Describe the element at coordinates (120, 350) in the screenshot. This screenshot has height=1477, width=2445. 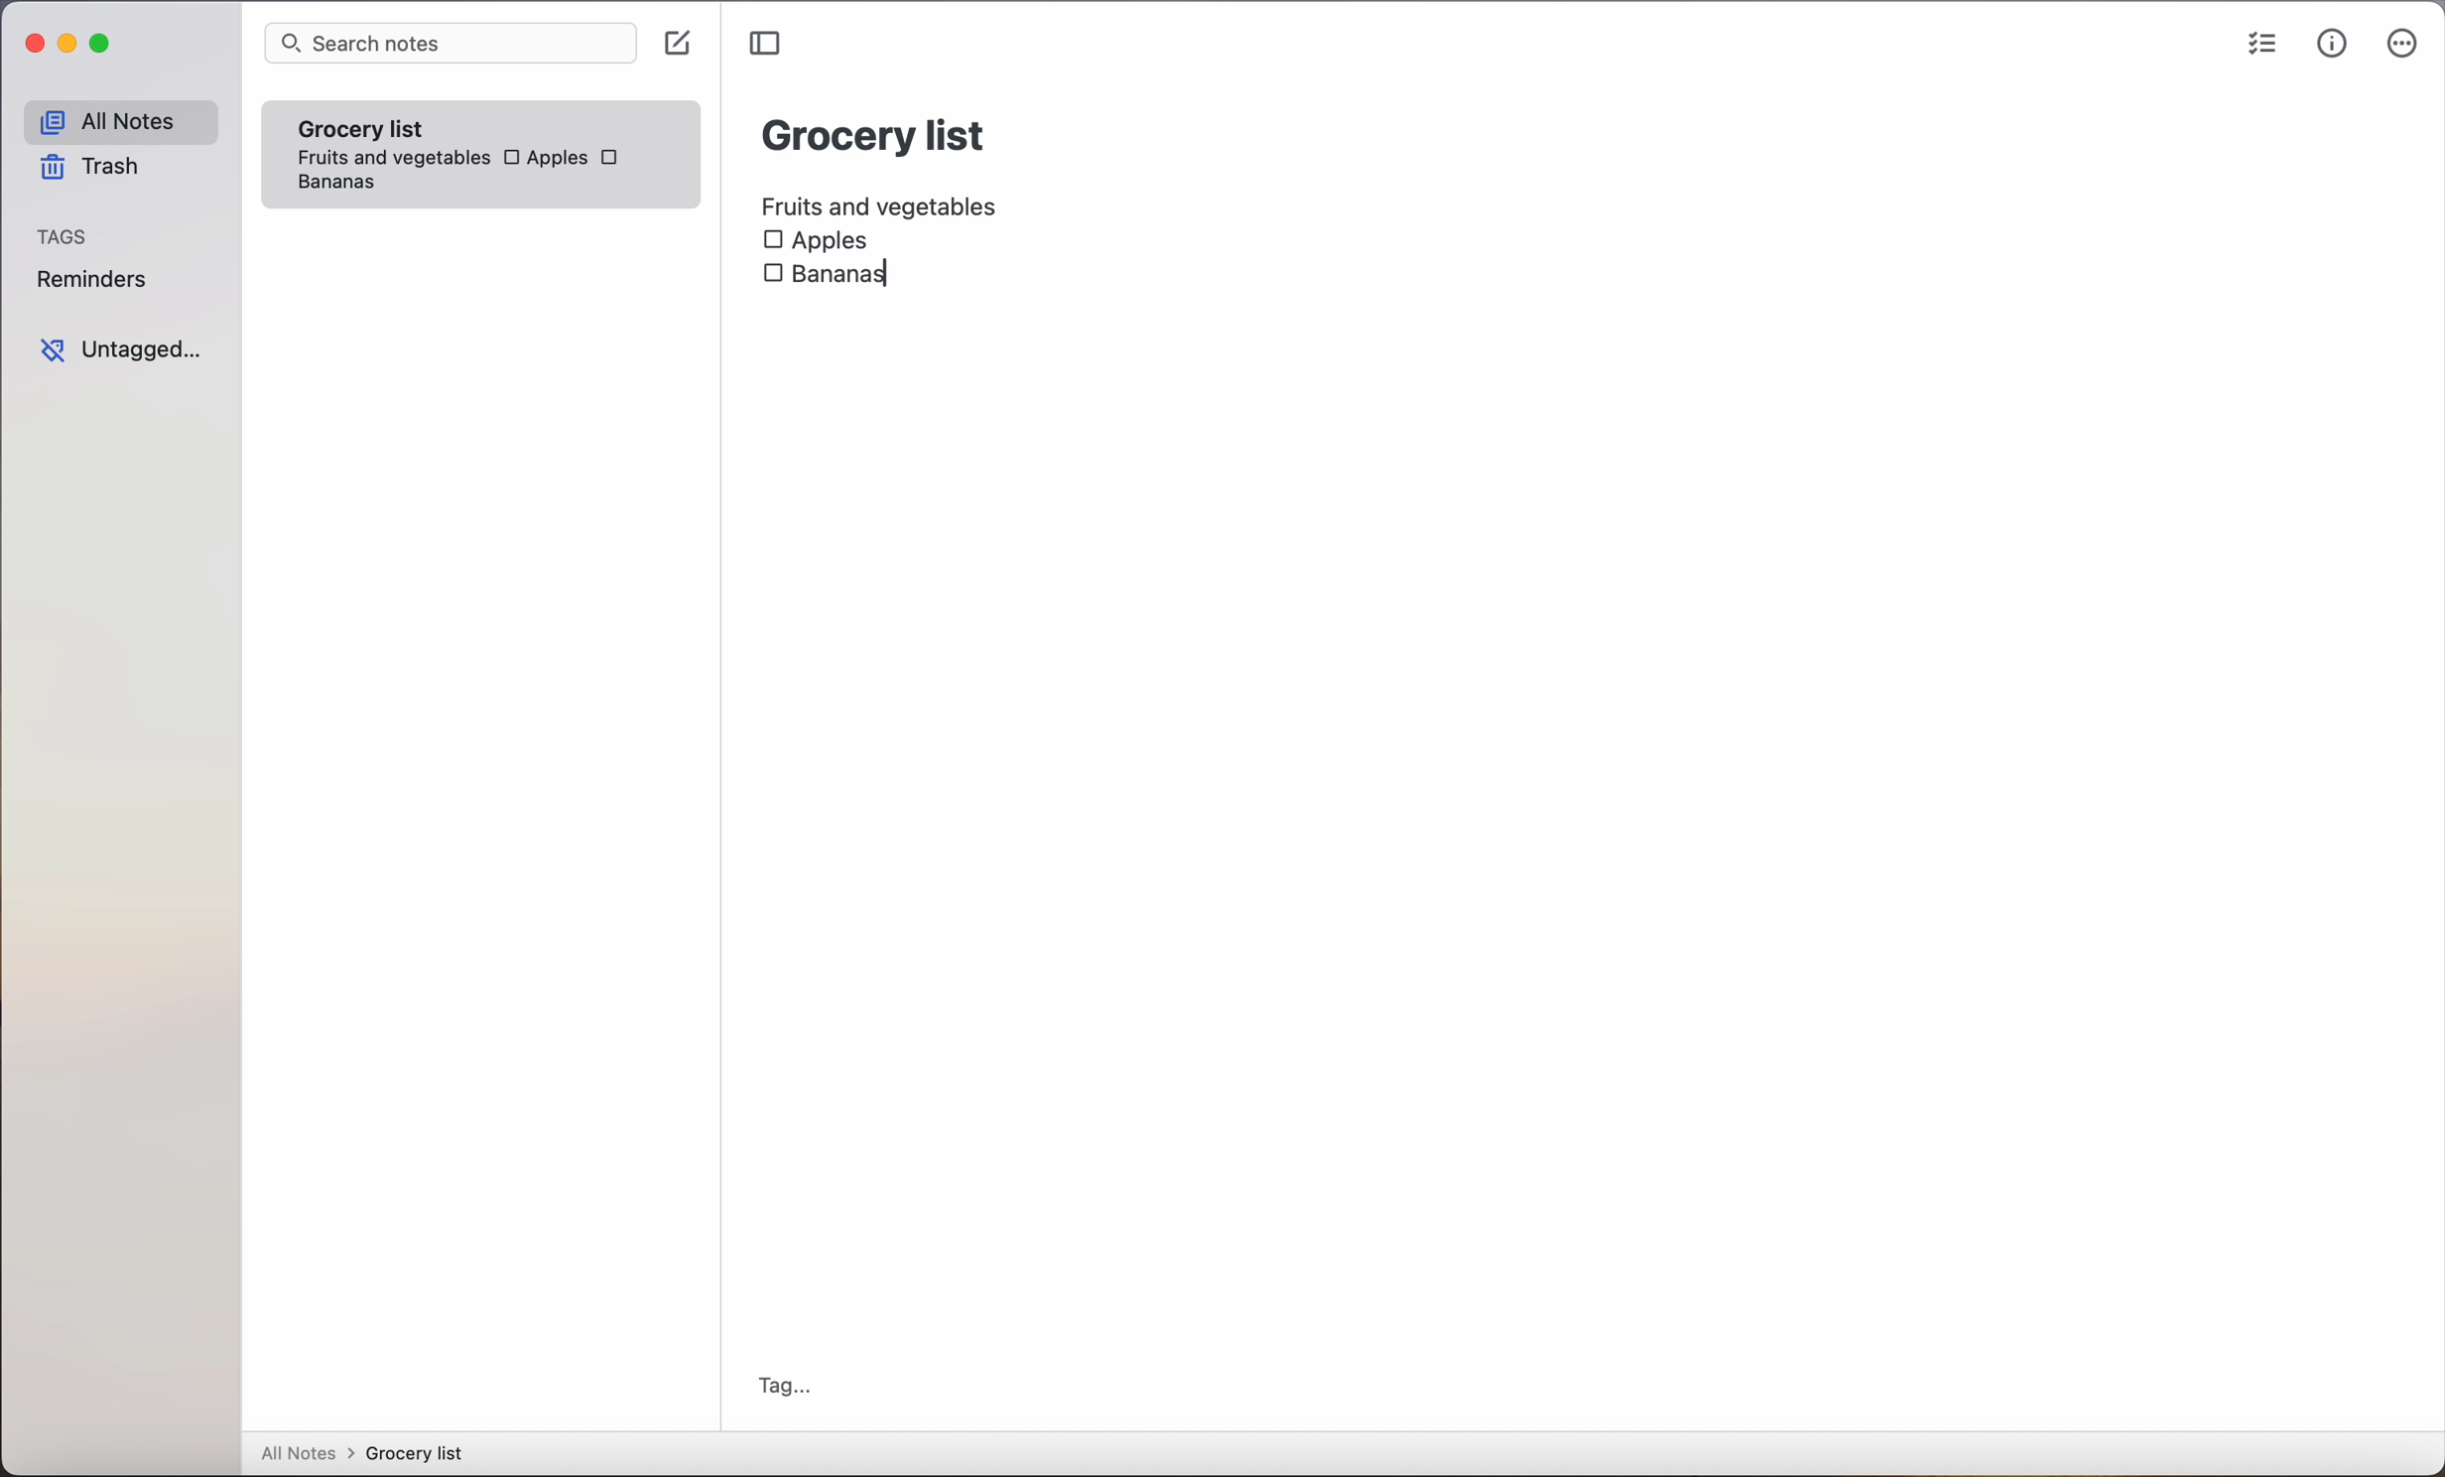
I see `untagged` at that location.